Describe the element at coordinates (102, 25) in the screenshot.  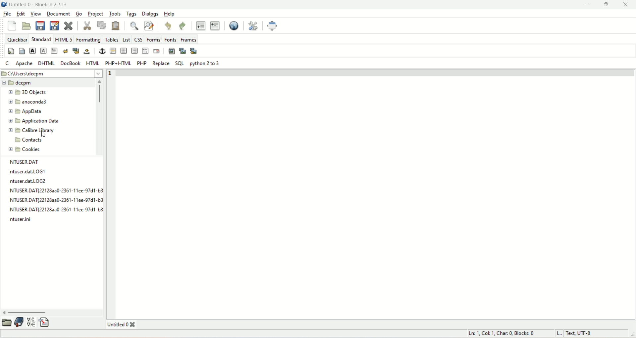
I see `copy` at that location.